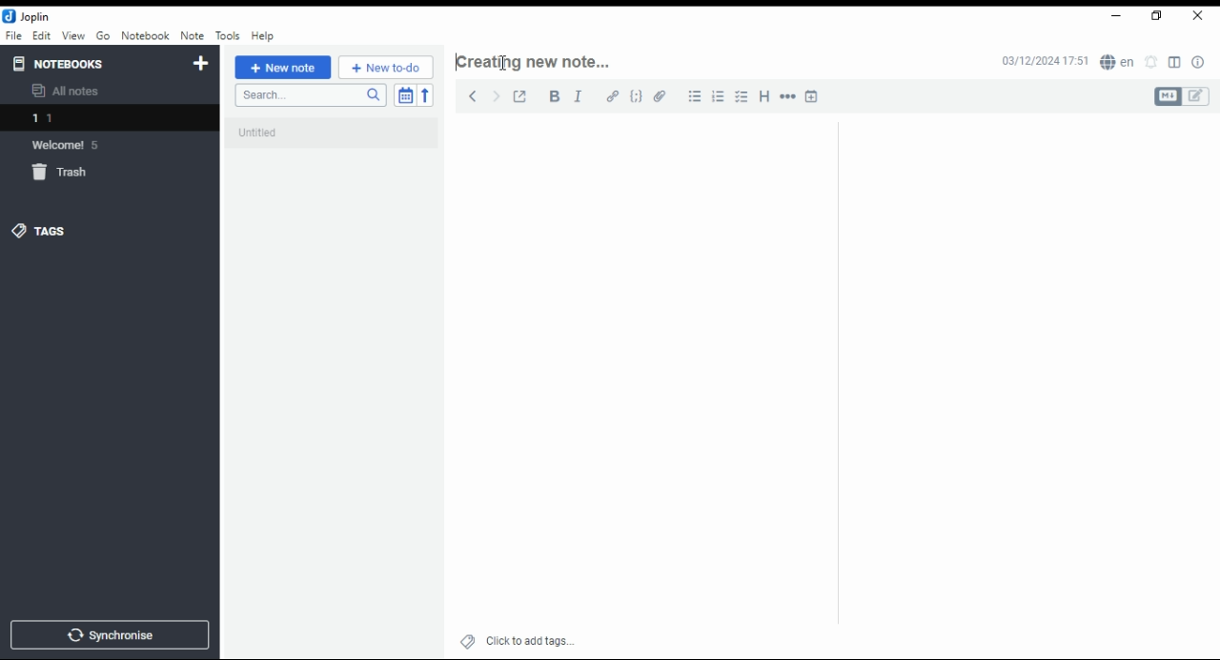 Image resolution: width=1220 pixels, height=660 pixels. What do you see at coordinates (309, 96) in the screenshot?
I see `search` at bounding box center [309, 96].